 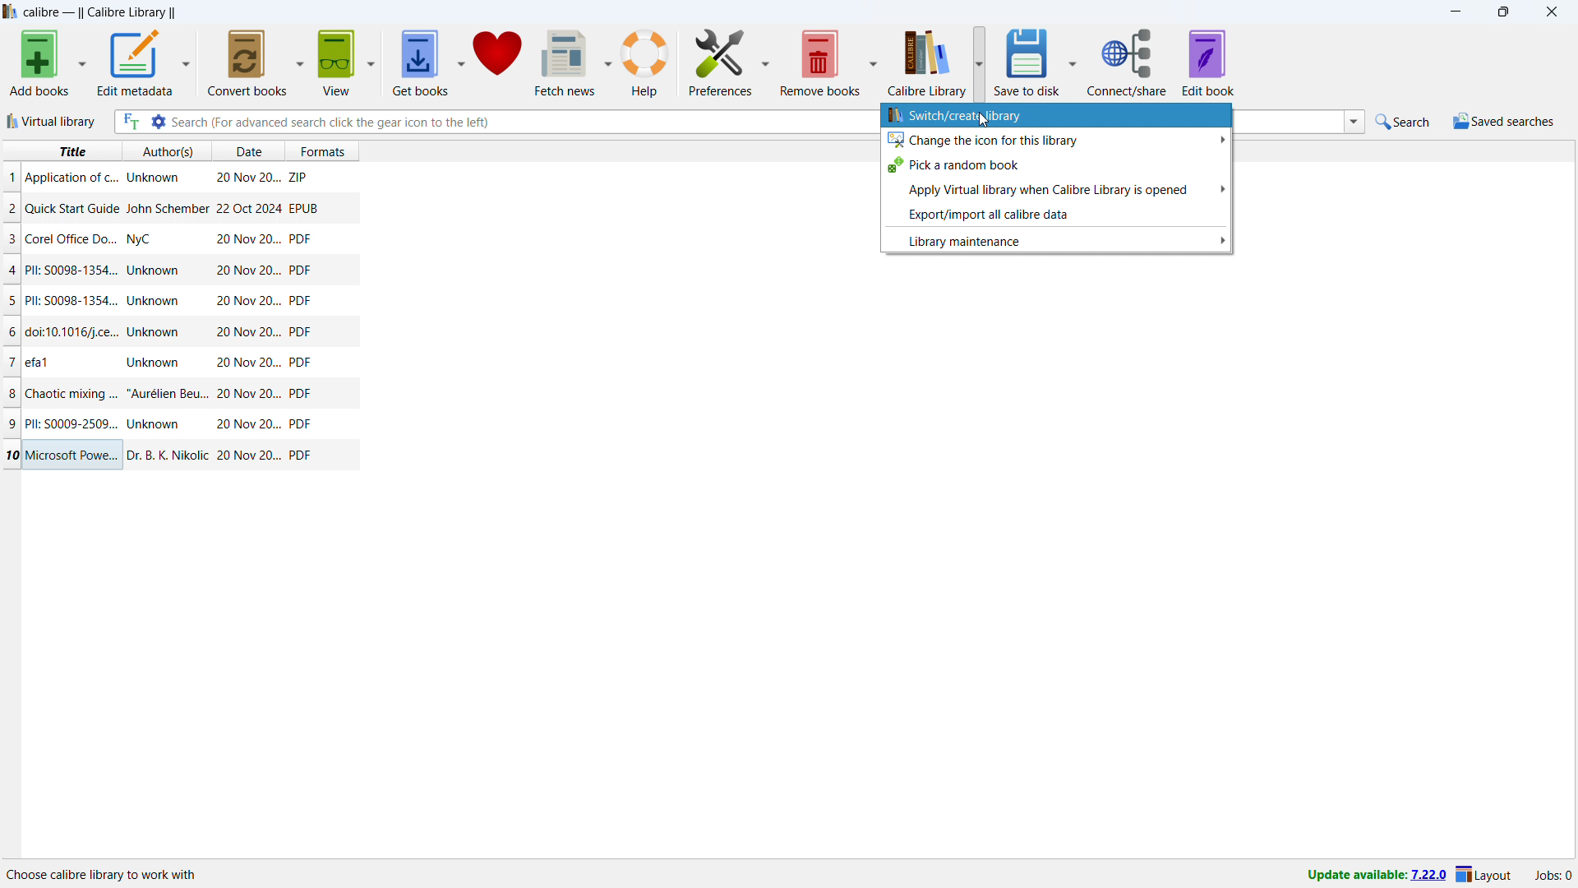 I want to click on PDF, so click(x=300, y=424).